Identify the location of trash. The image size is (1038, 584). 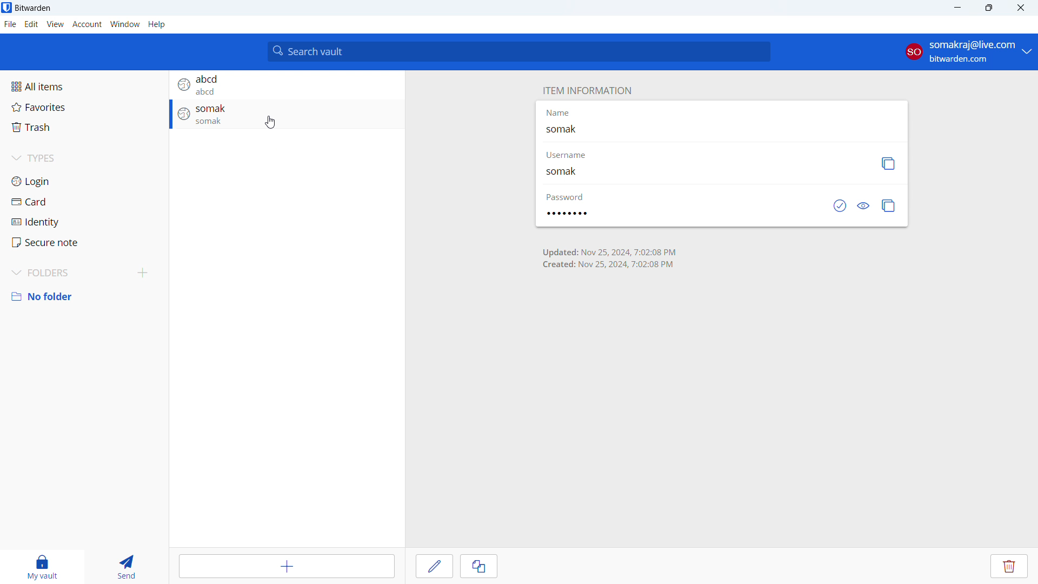
(84, 127).